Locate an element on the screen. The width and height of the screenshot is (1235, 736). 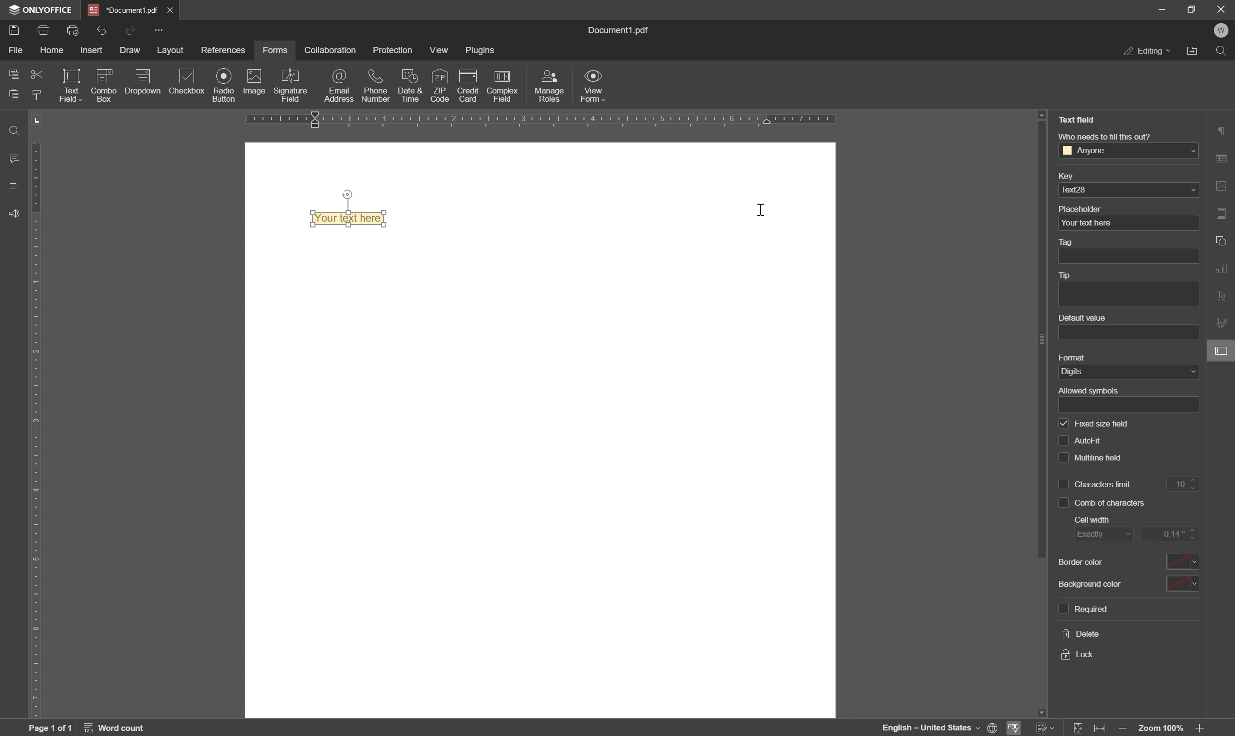
0.14 is located at coordinates (1173, 533).